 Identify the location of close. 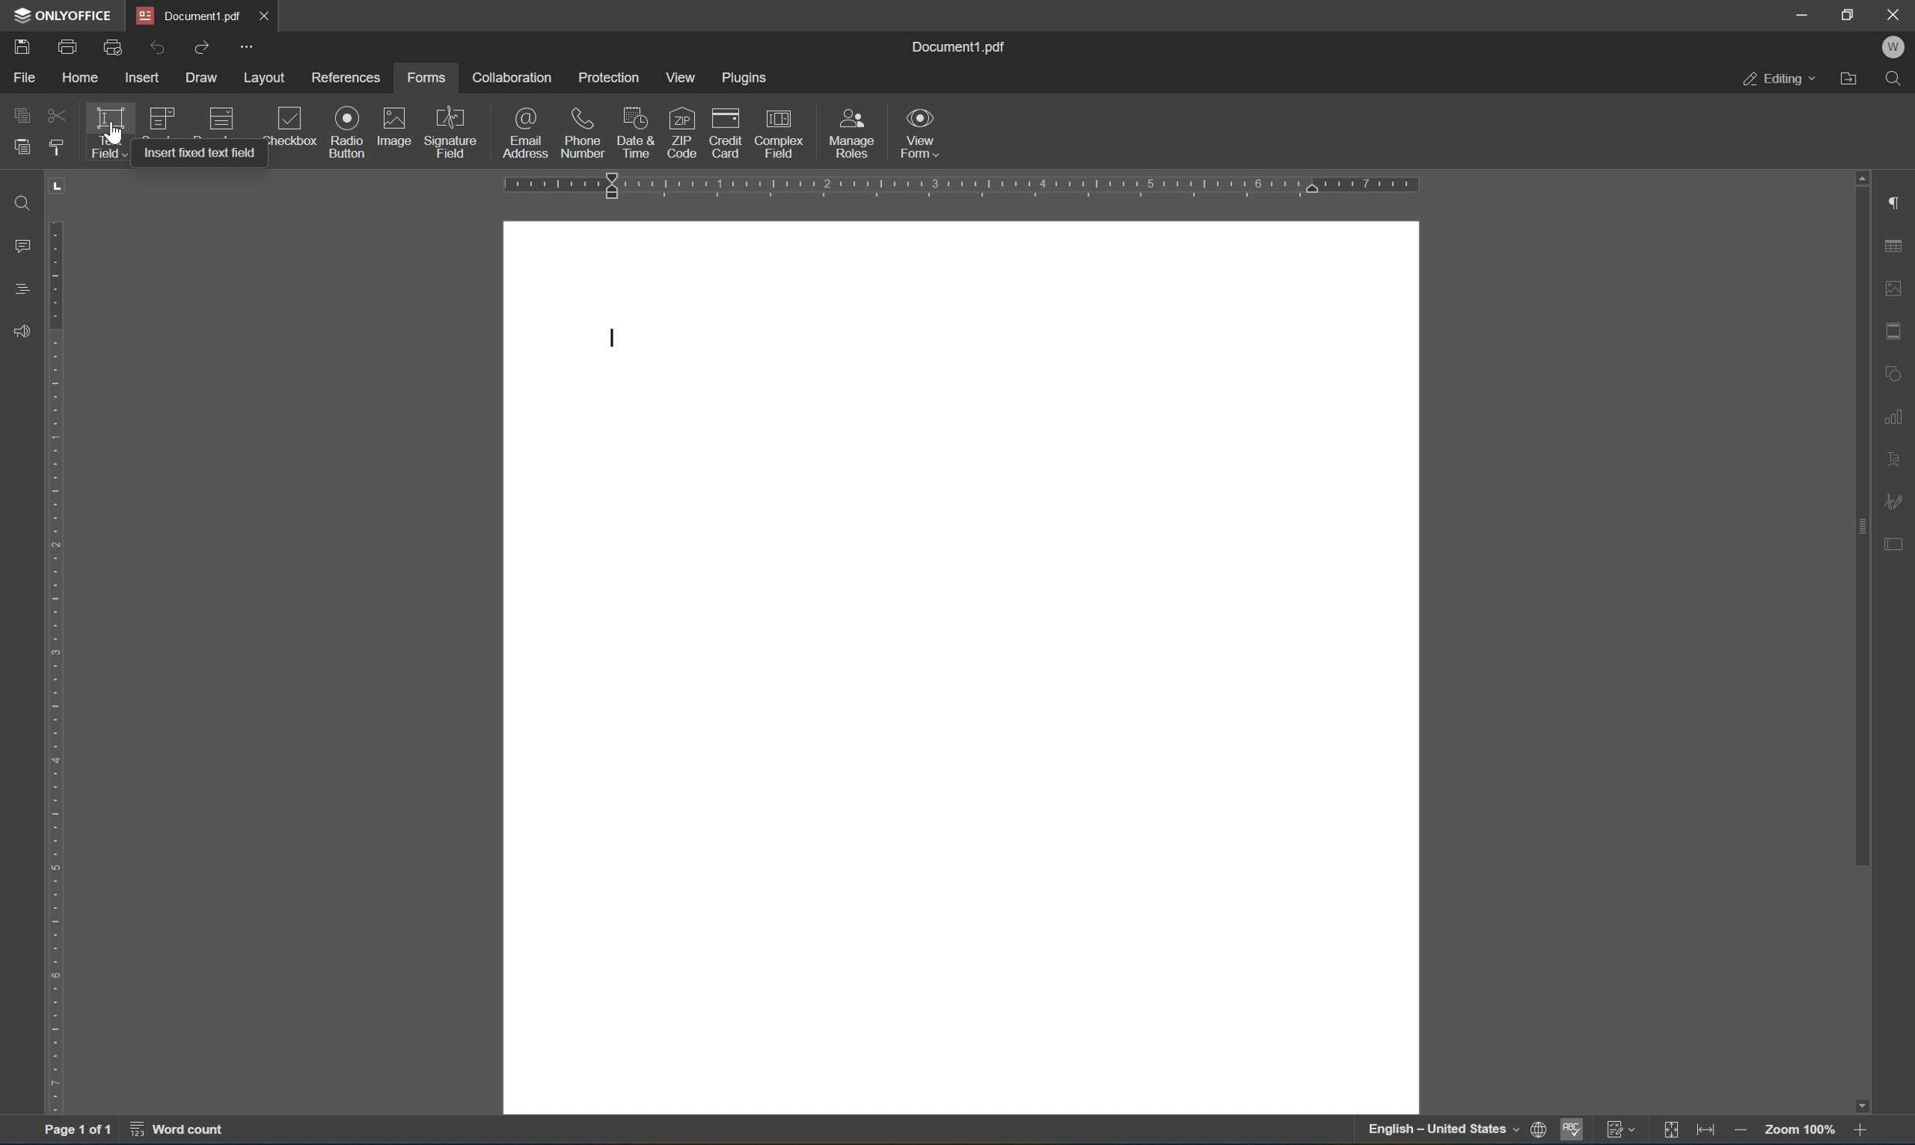
(1895, 13).